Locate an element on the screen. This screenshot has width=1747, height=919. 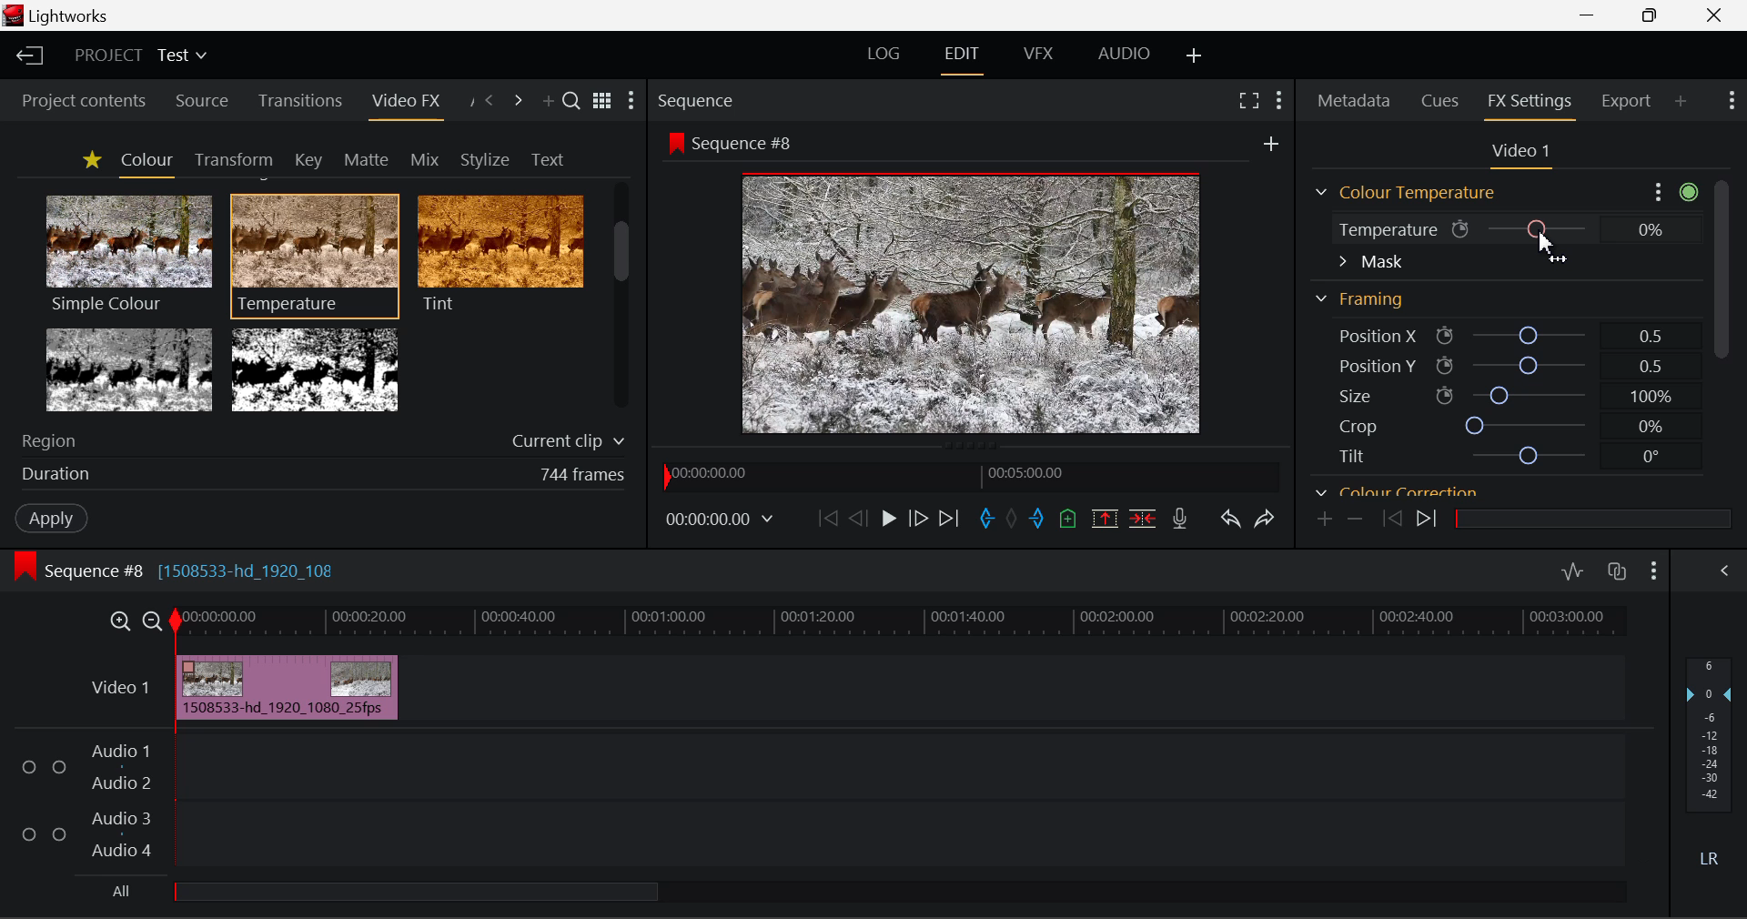
0.5 is located at coordinates (1652, 369).